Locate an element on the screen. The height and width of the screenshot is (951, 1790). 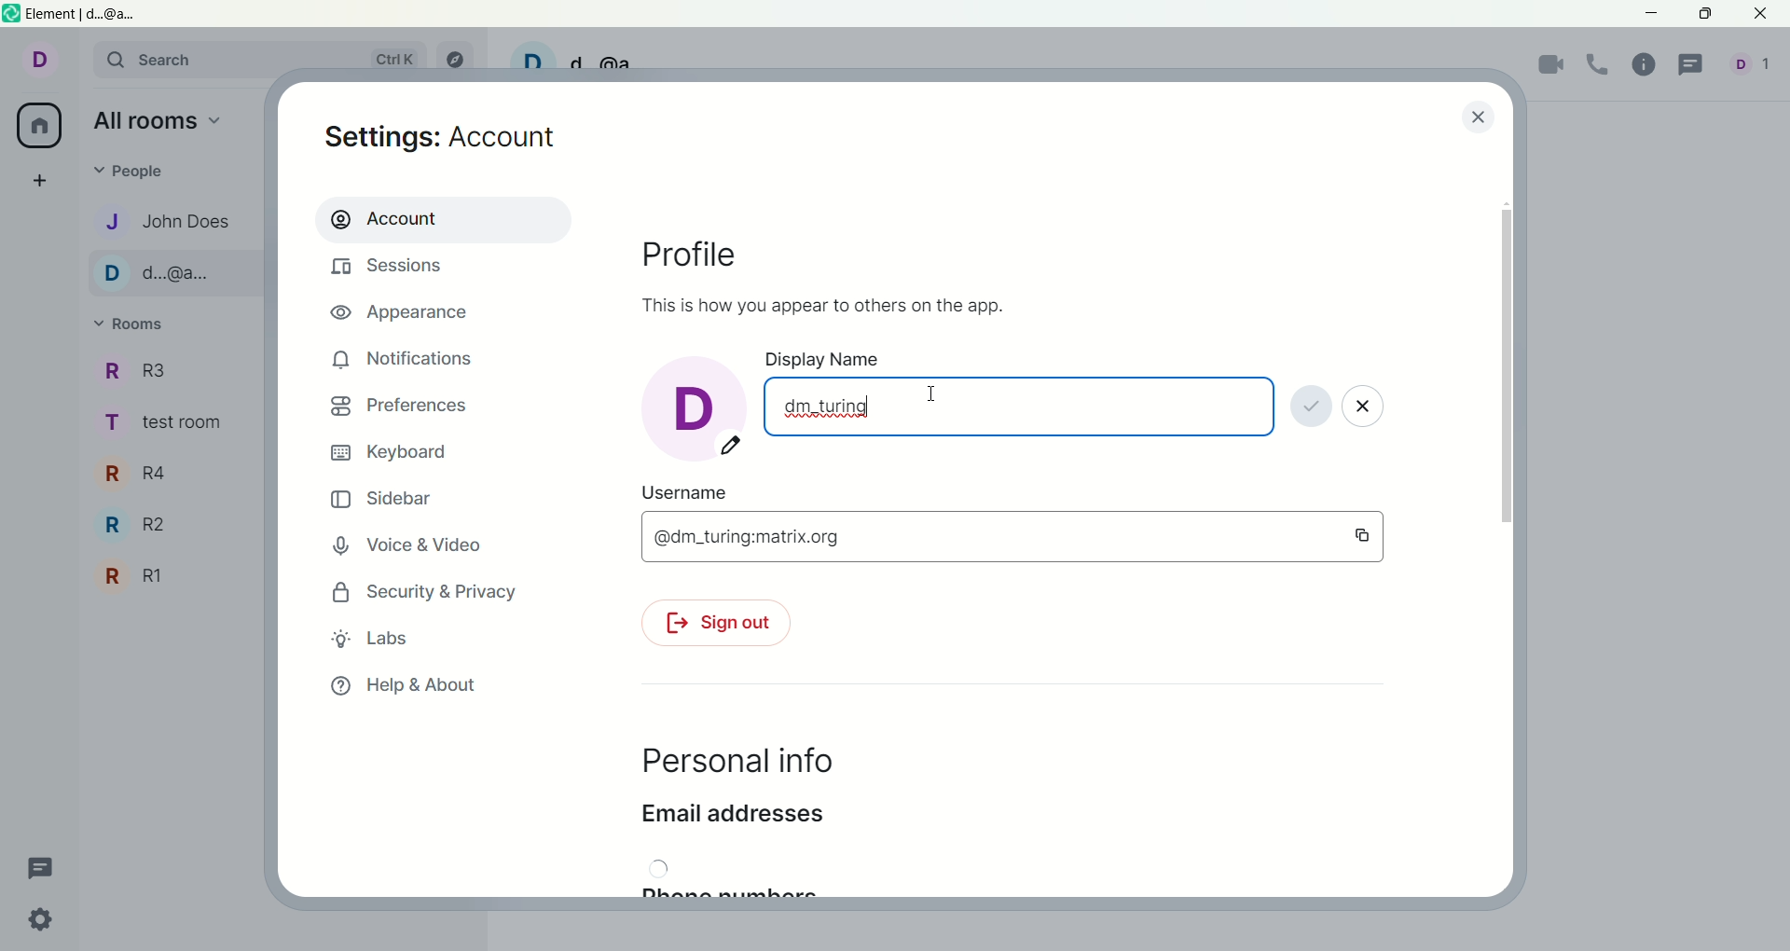
D..@a.. is located at coordinates (166, 275).